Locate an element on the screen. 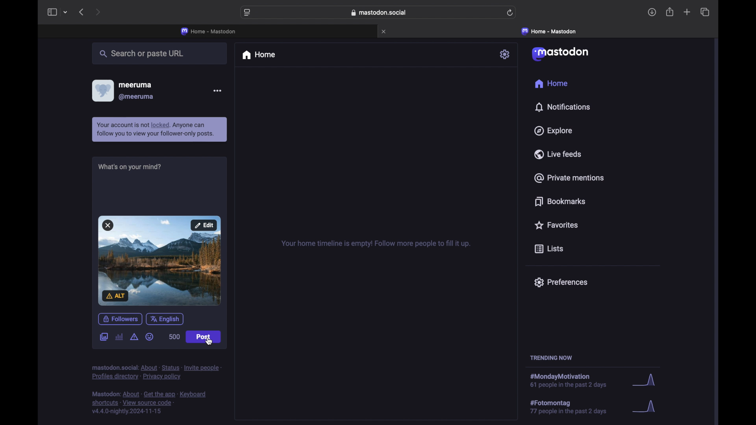 The image size is (756, 425). bookmarks is located at coordinates (560, 201).